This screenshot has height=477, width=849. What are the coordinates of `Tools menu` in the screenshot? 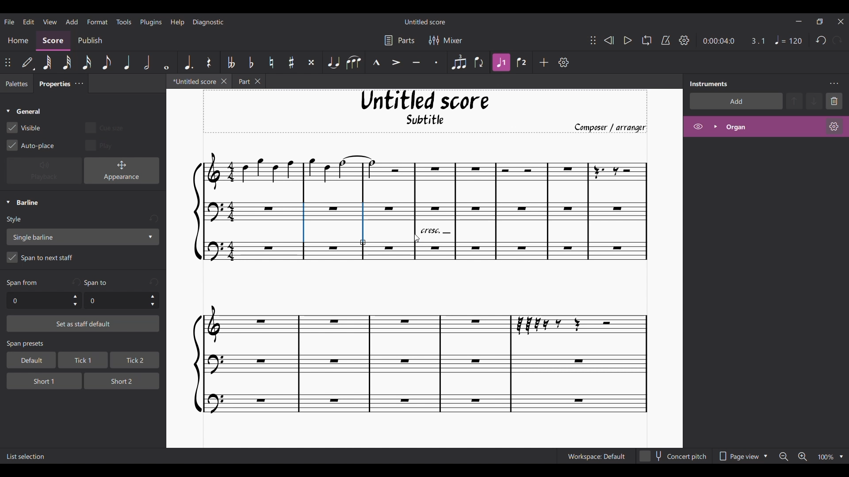 It's located at (124, 21).